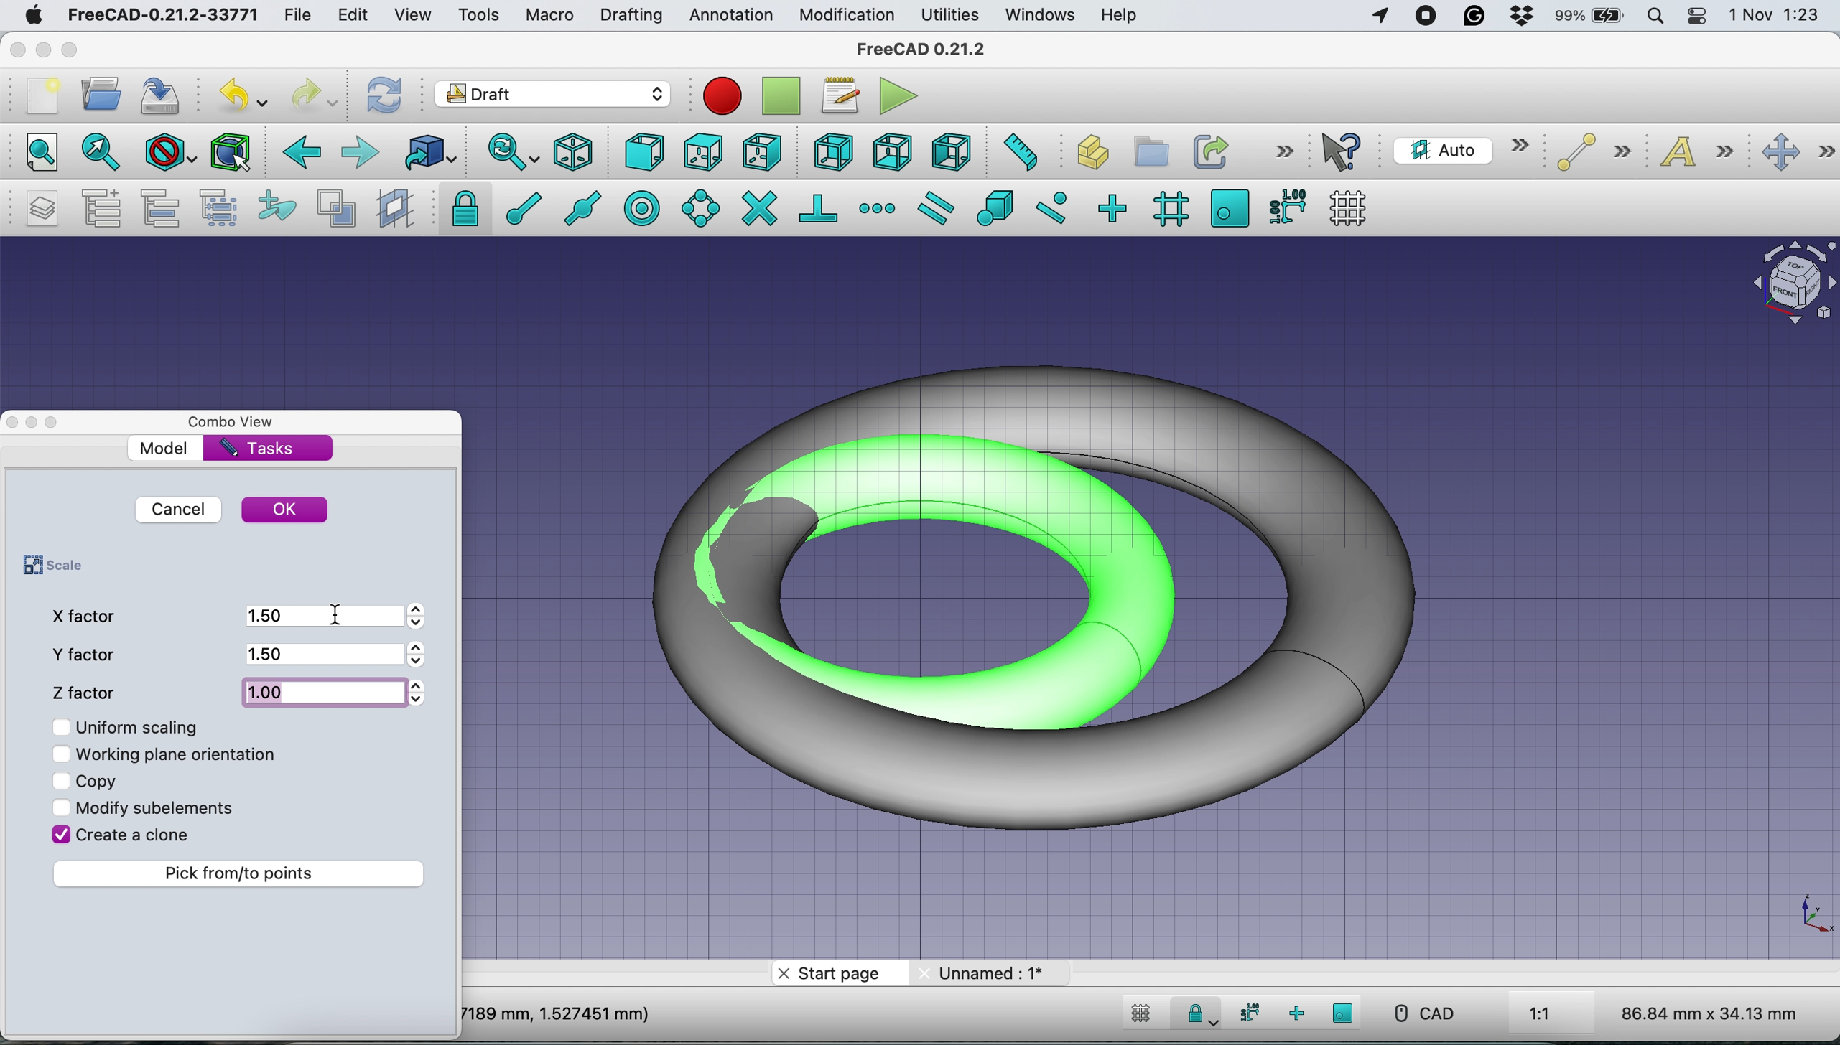 The image size is (1840, 1045). I want to click on snap near, so click(1053, 207).